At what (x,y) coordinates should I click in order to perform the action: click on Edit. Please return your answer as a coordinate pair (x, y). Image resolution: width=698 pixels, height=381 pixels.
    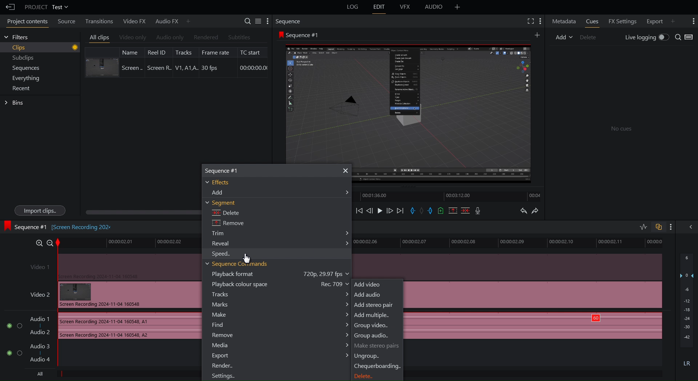
    Looking at the image, I should click on (379, 7).